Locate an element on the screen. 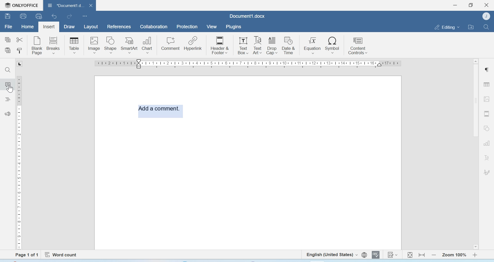 The width and height of the screenshot is (494, 262). Save is located at coordinates (7, 16).